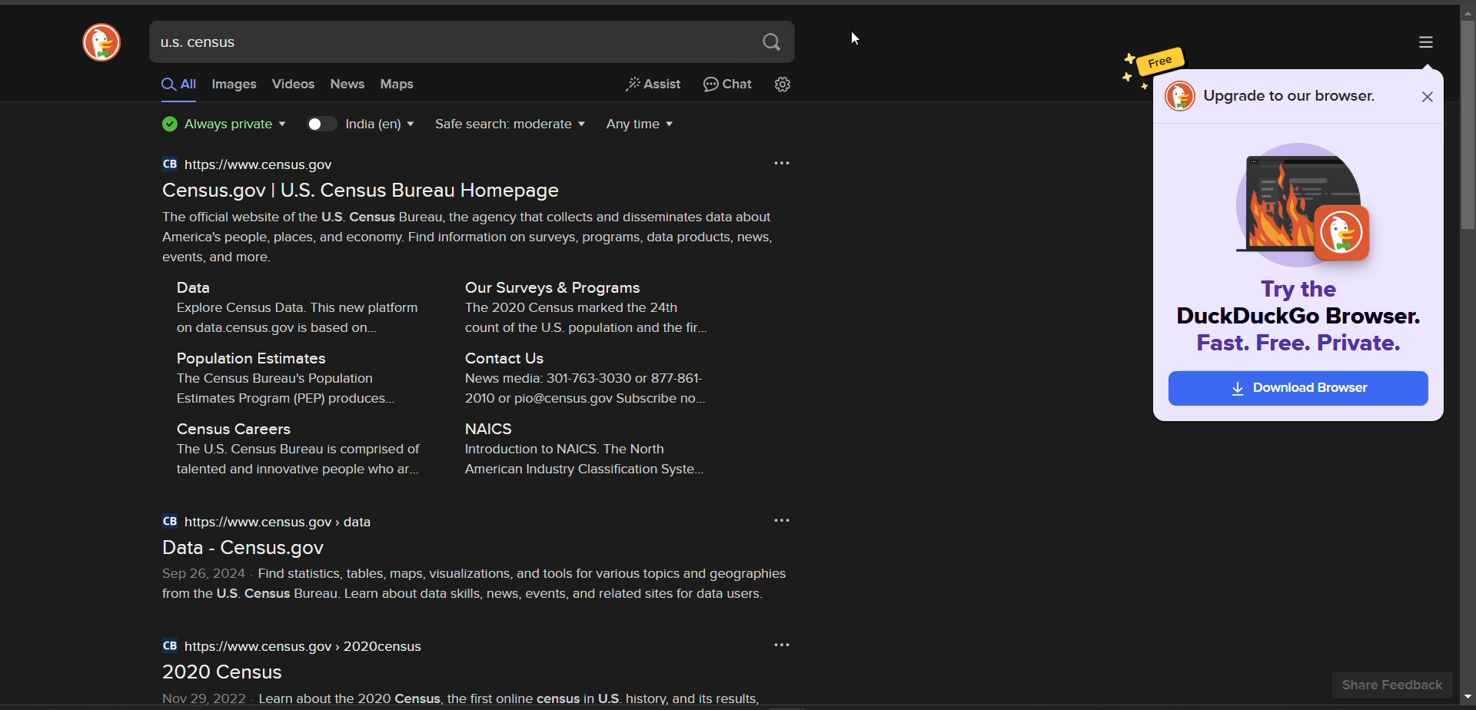 This screenshot has height=710, width=1476. I want to click on Our Surveys & Programs, so click(543, 287).